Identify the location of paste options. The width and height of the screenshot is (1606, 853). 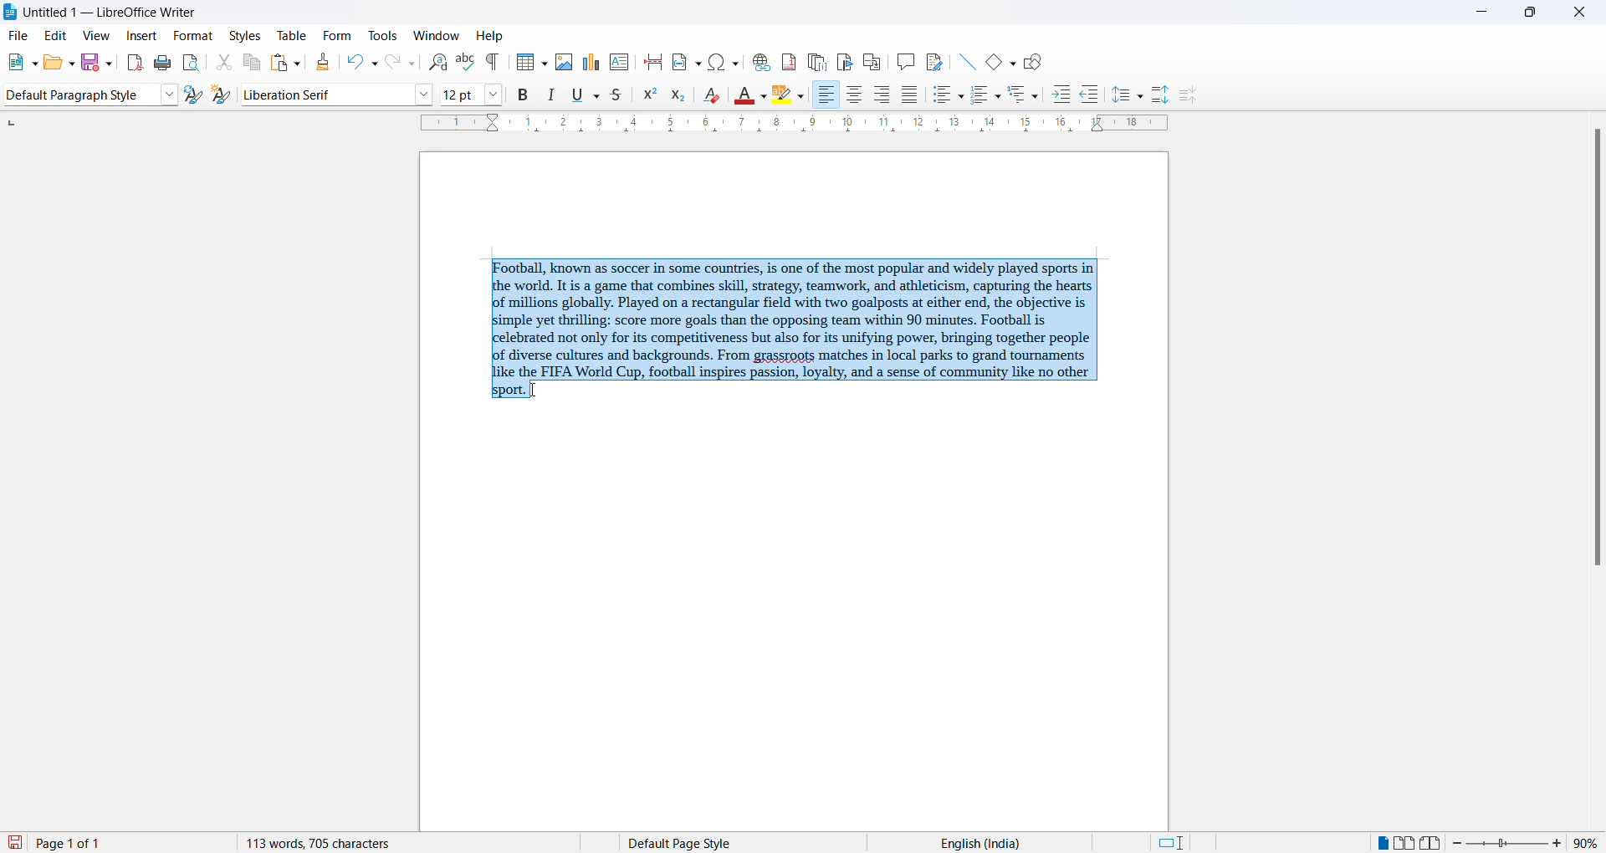
(299, 62).